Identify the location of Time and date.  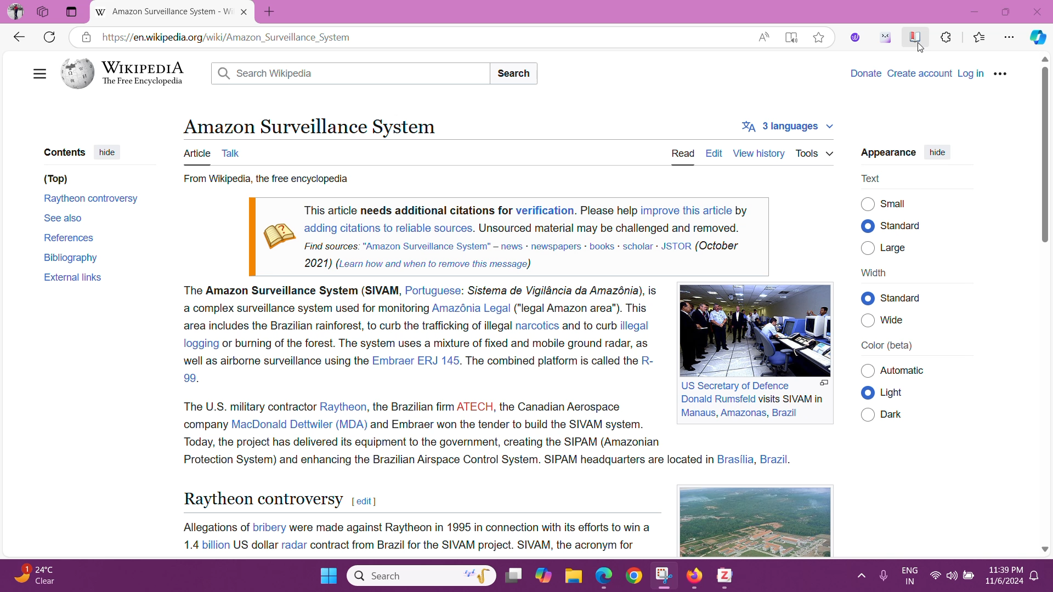
(1001, 577).